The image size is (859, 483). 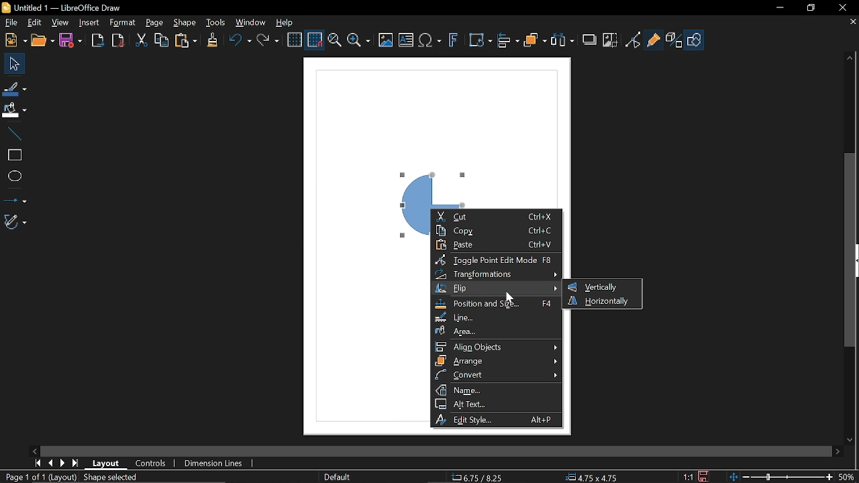 What do you see at coordinates (15, 88) in the screenshot?
I see `Line color` at bounding box center [15, 88].